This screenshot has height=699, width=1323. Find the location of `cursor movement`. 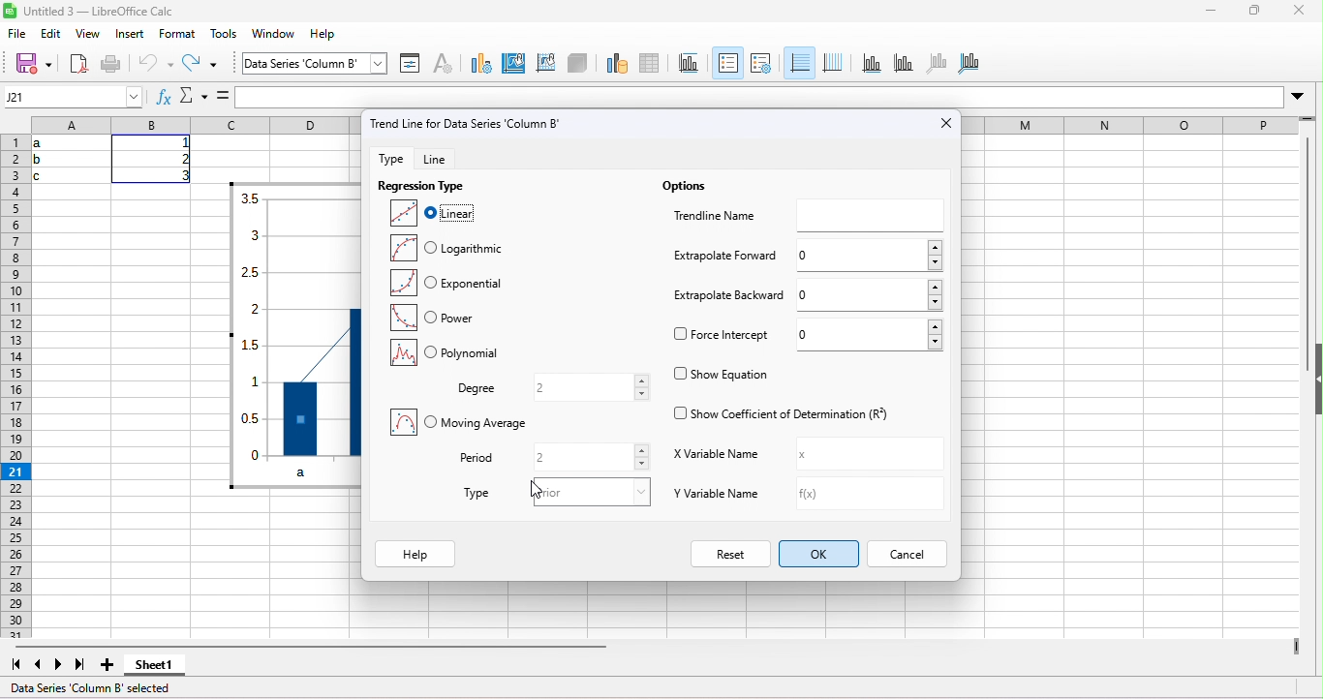

cursor movement is located at coordinates (536, 487).